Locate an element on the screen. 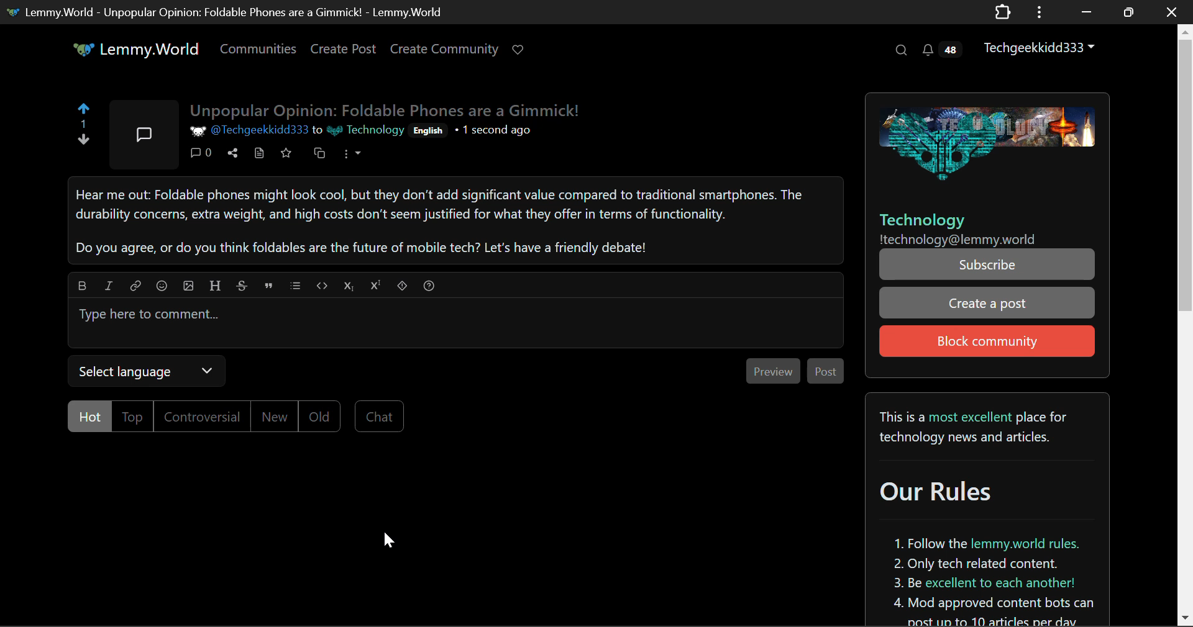  Cross-post is located at coordinates (320, 156).